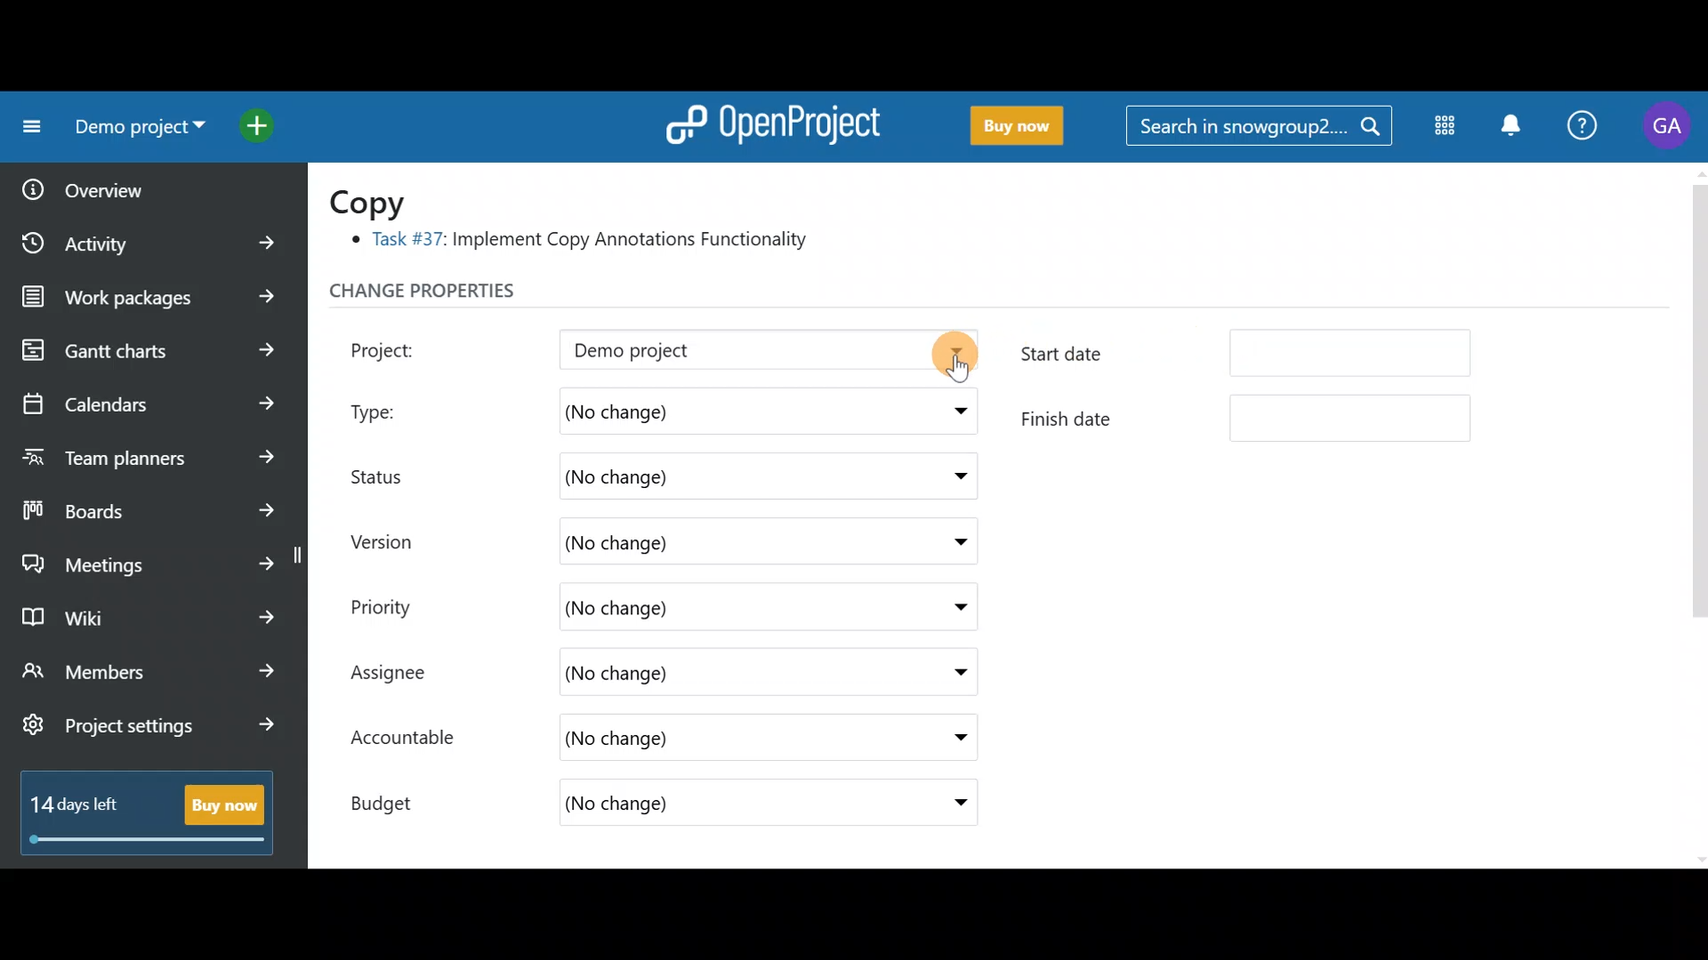 The height and width of the screenshot is (960, 1708). What do you see at coordinates (150, 505) in the screenshot?
I see `Boards` at bounding box center [150, 505].